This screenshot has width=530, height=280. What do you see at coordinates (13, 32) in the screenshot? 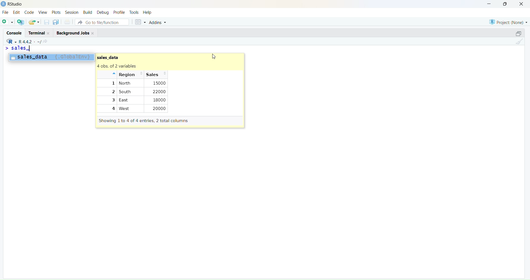
I see `Console` at bounding box center [13, 32].